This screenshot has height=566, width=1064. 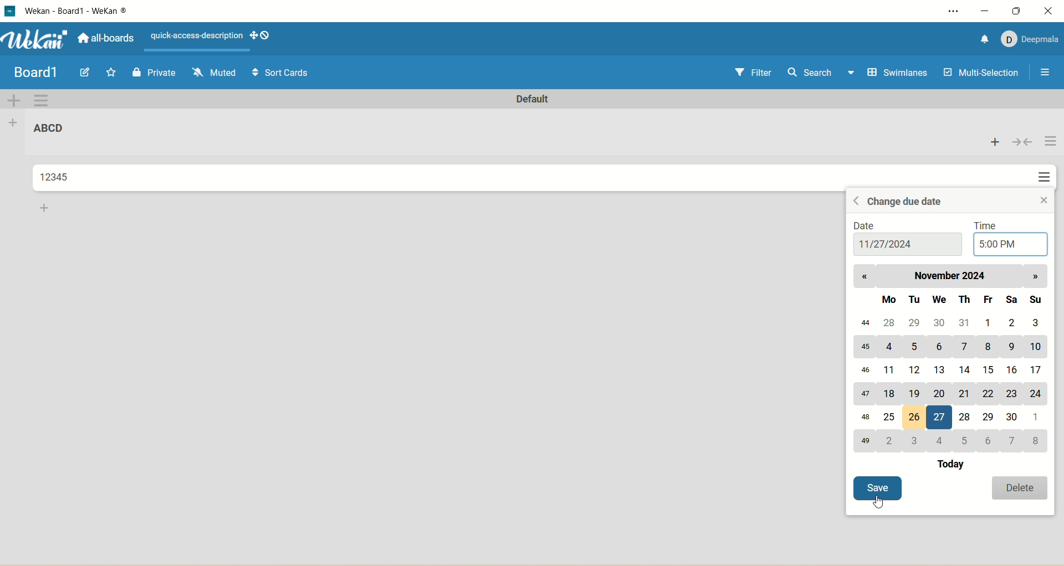 I want to click on date, so click(x=896, y=224).